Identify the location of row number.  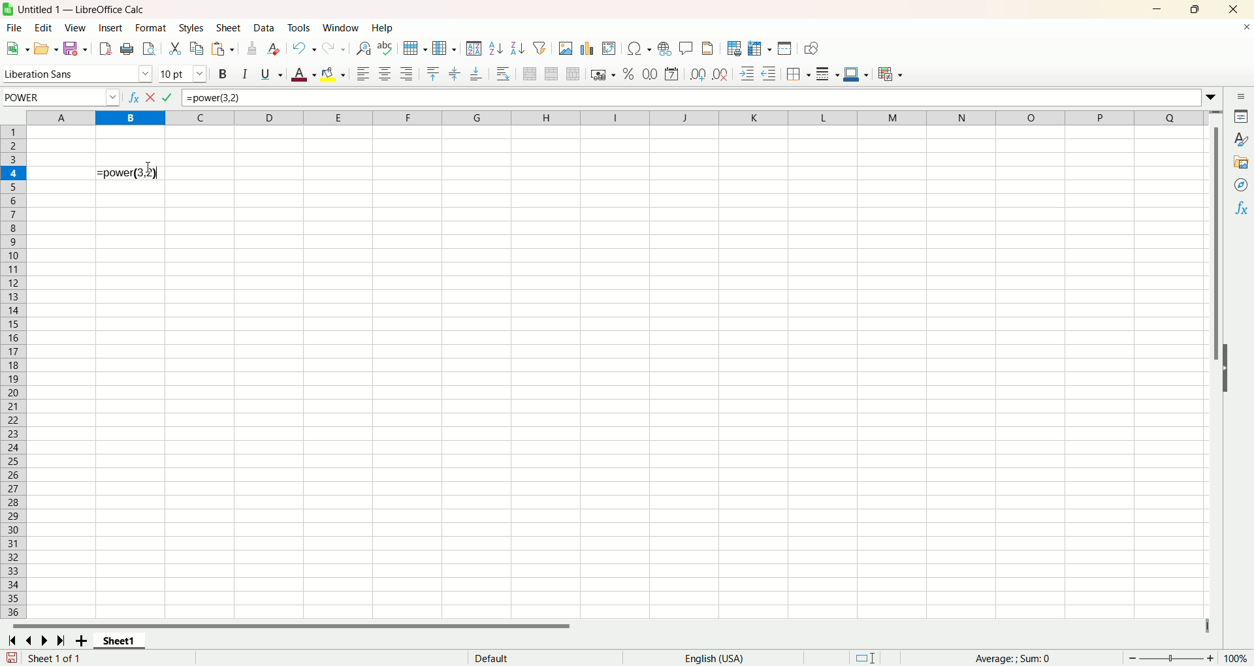
(14, 372).